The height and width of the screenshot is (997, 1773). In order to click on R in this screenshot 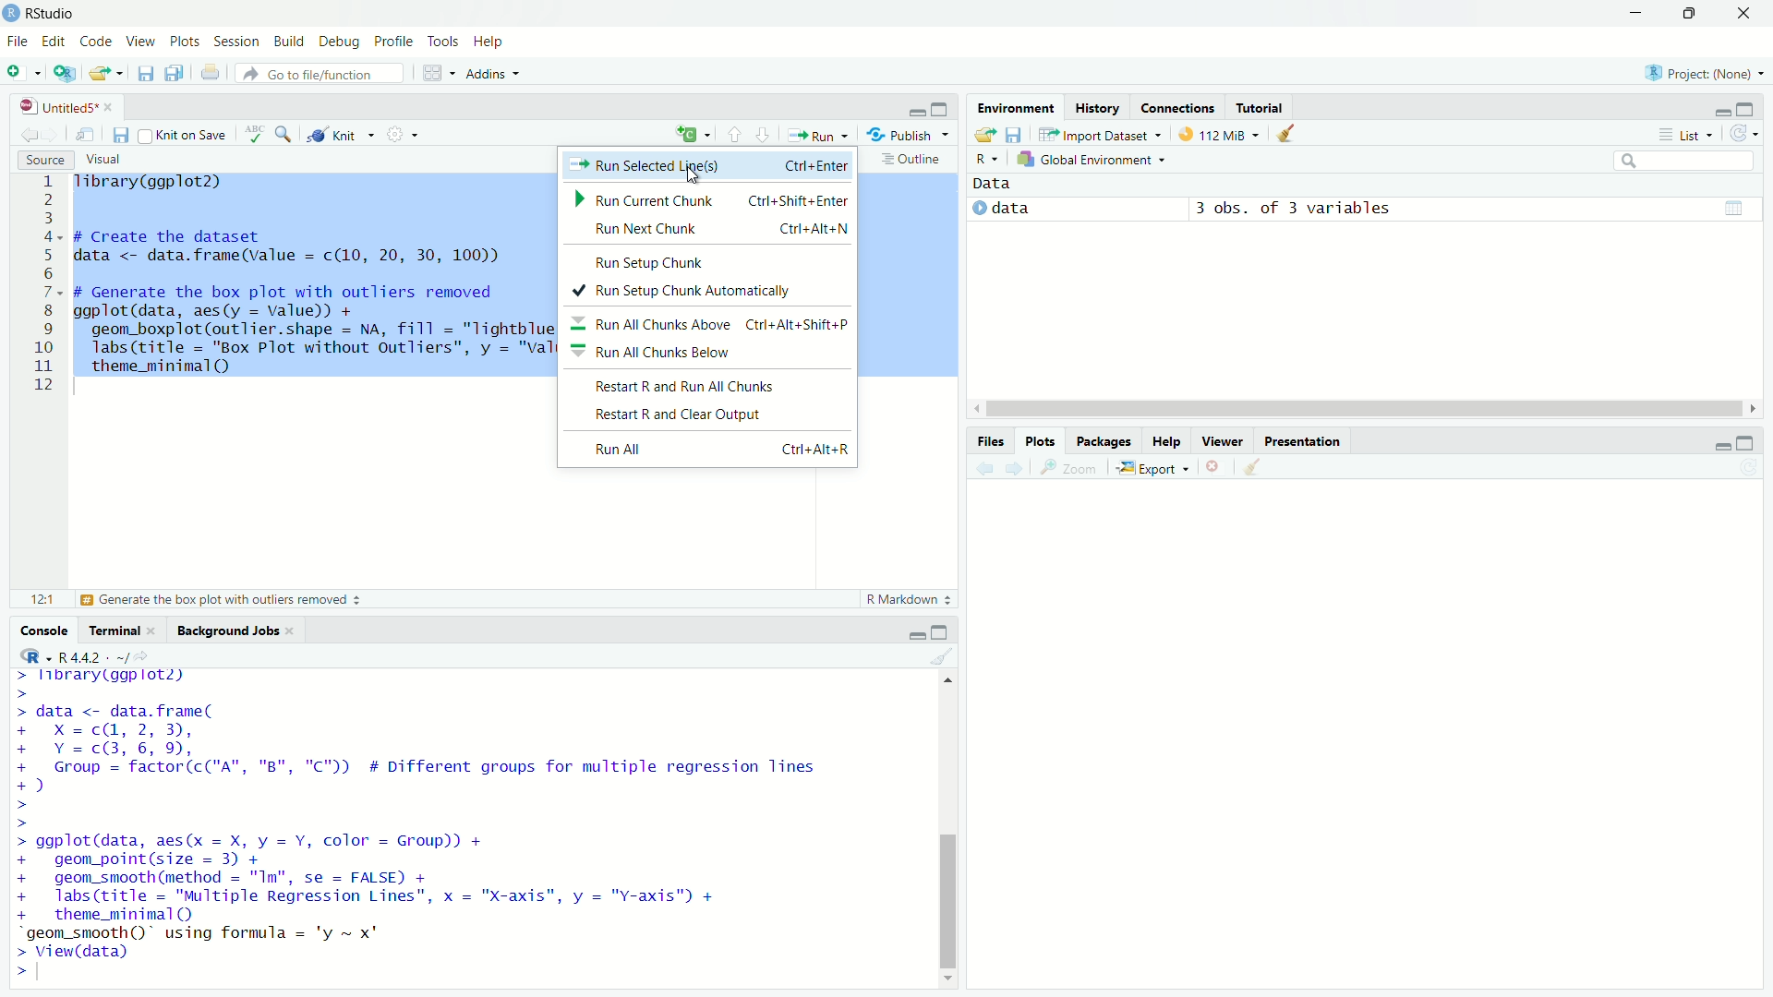, I will do `click(983, 154)`.